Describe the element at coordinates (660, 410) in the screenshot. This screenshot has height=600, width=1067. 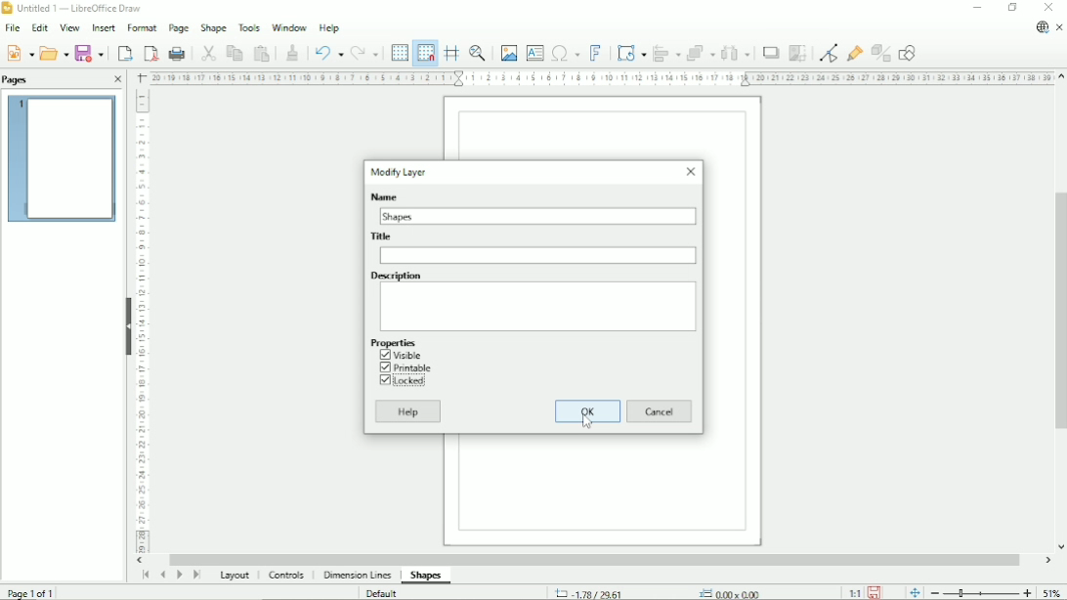
I see `Cancel` at that location.